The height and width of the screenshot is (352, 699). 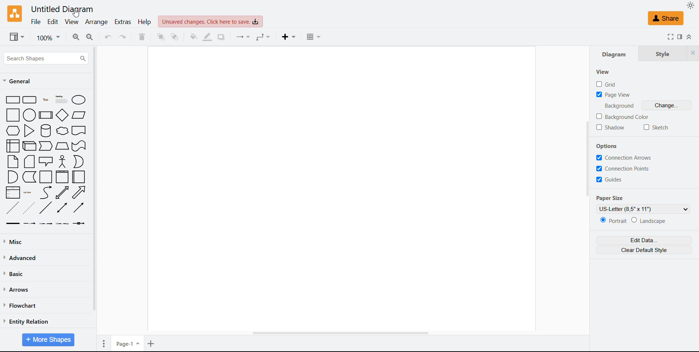 What do you see at coordinates (62, 9) in the screenshot?
I see `Untitled diagram ` at bounding box center [62, 9].